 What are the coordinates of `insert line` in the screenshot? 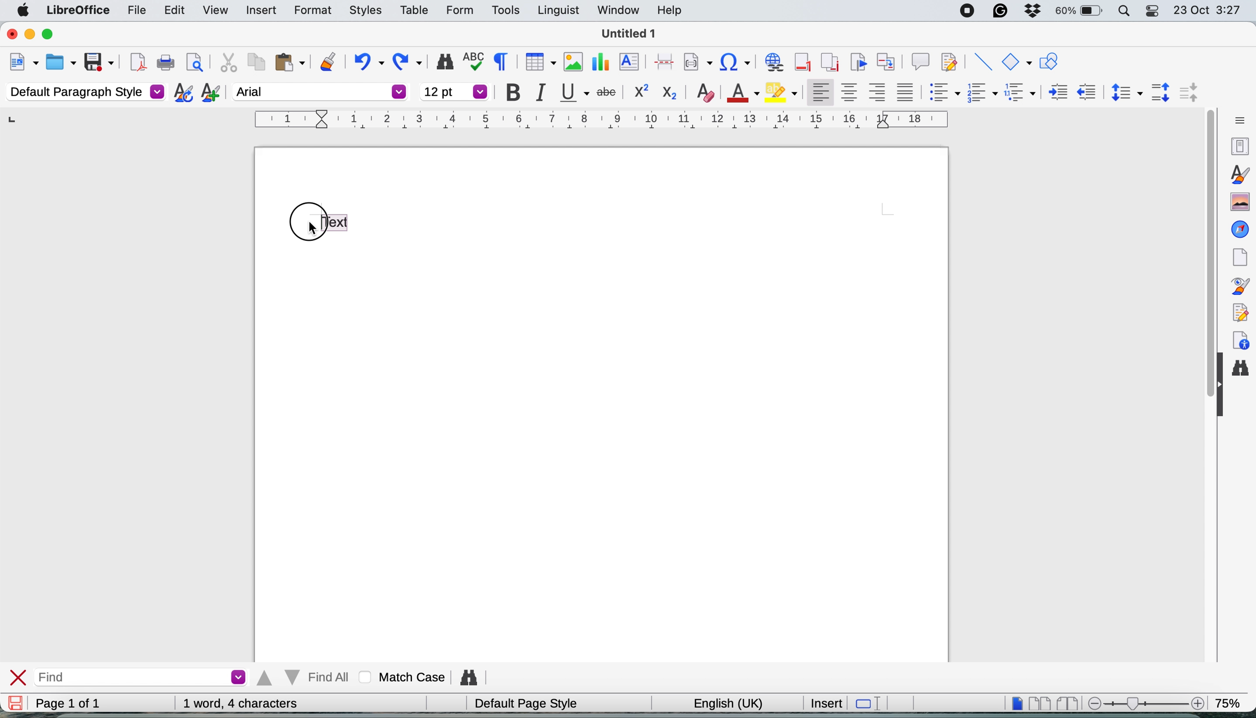 It's located at (983, 62).